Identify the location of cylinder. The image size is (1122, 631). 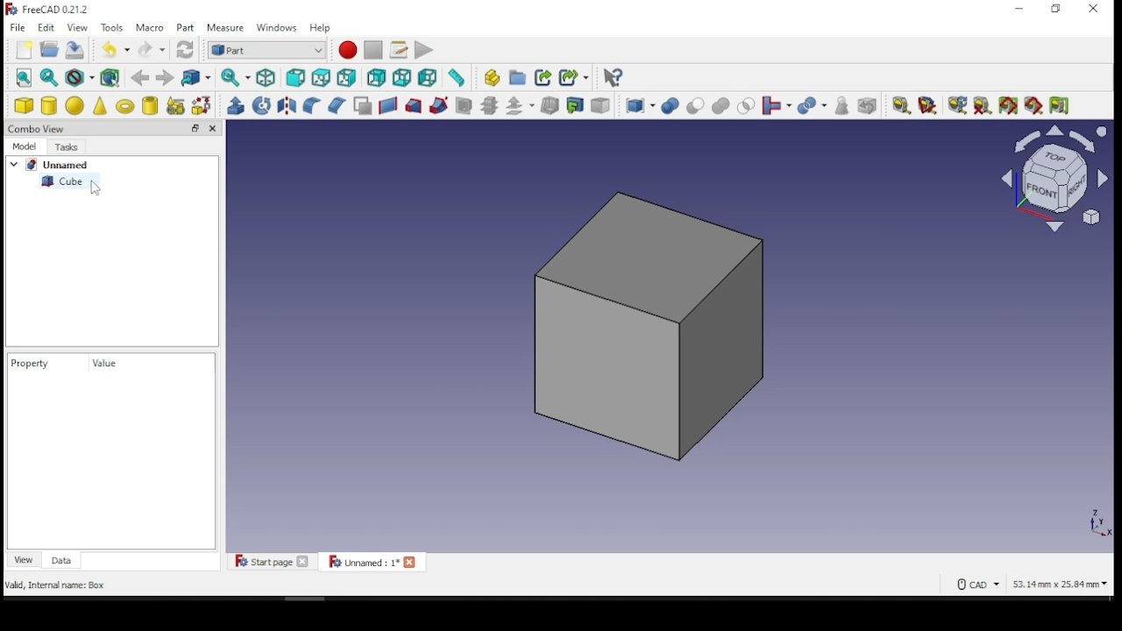
(49, 106).